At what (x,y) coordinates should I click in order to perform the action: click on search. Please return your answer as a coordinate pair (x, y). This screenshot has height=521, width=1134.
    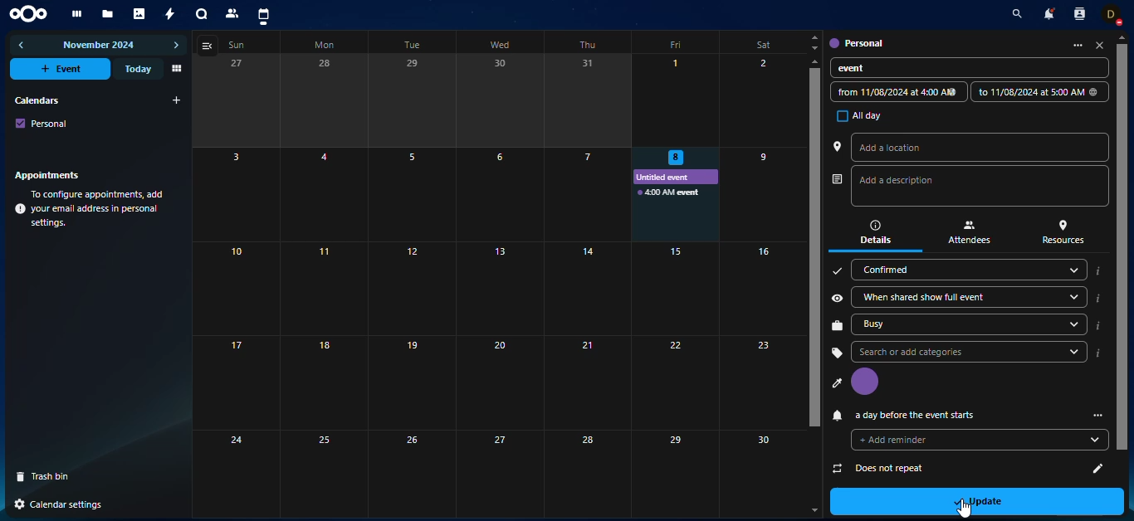
    Looking at the image, I should click on (1014, 15).